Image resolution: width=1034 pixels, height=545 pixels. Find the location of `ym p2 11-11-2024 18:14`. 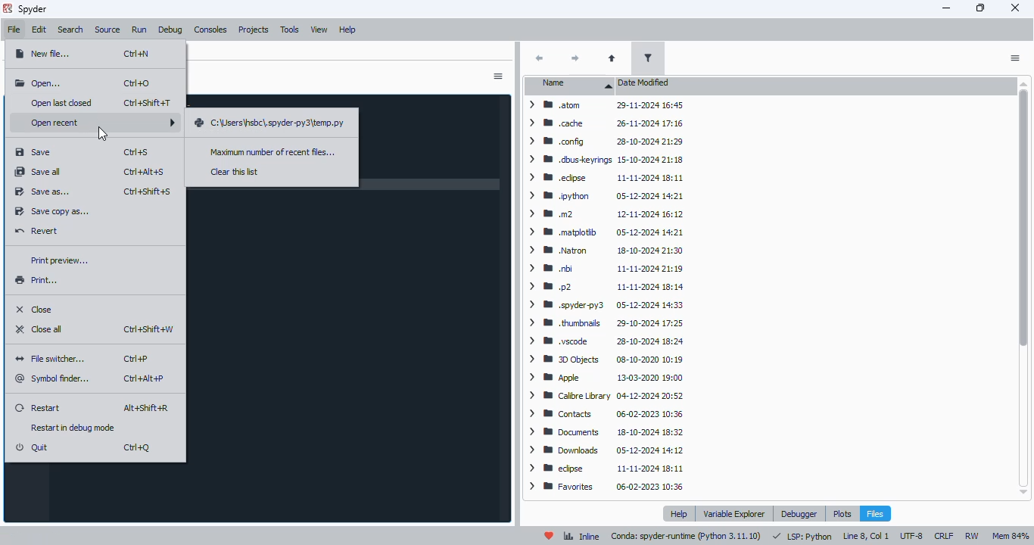

ym p2 11-11-2024 18:14 is located at coordinates (603, 285).